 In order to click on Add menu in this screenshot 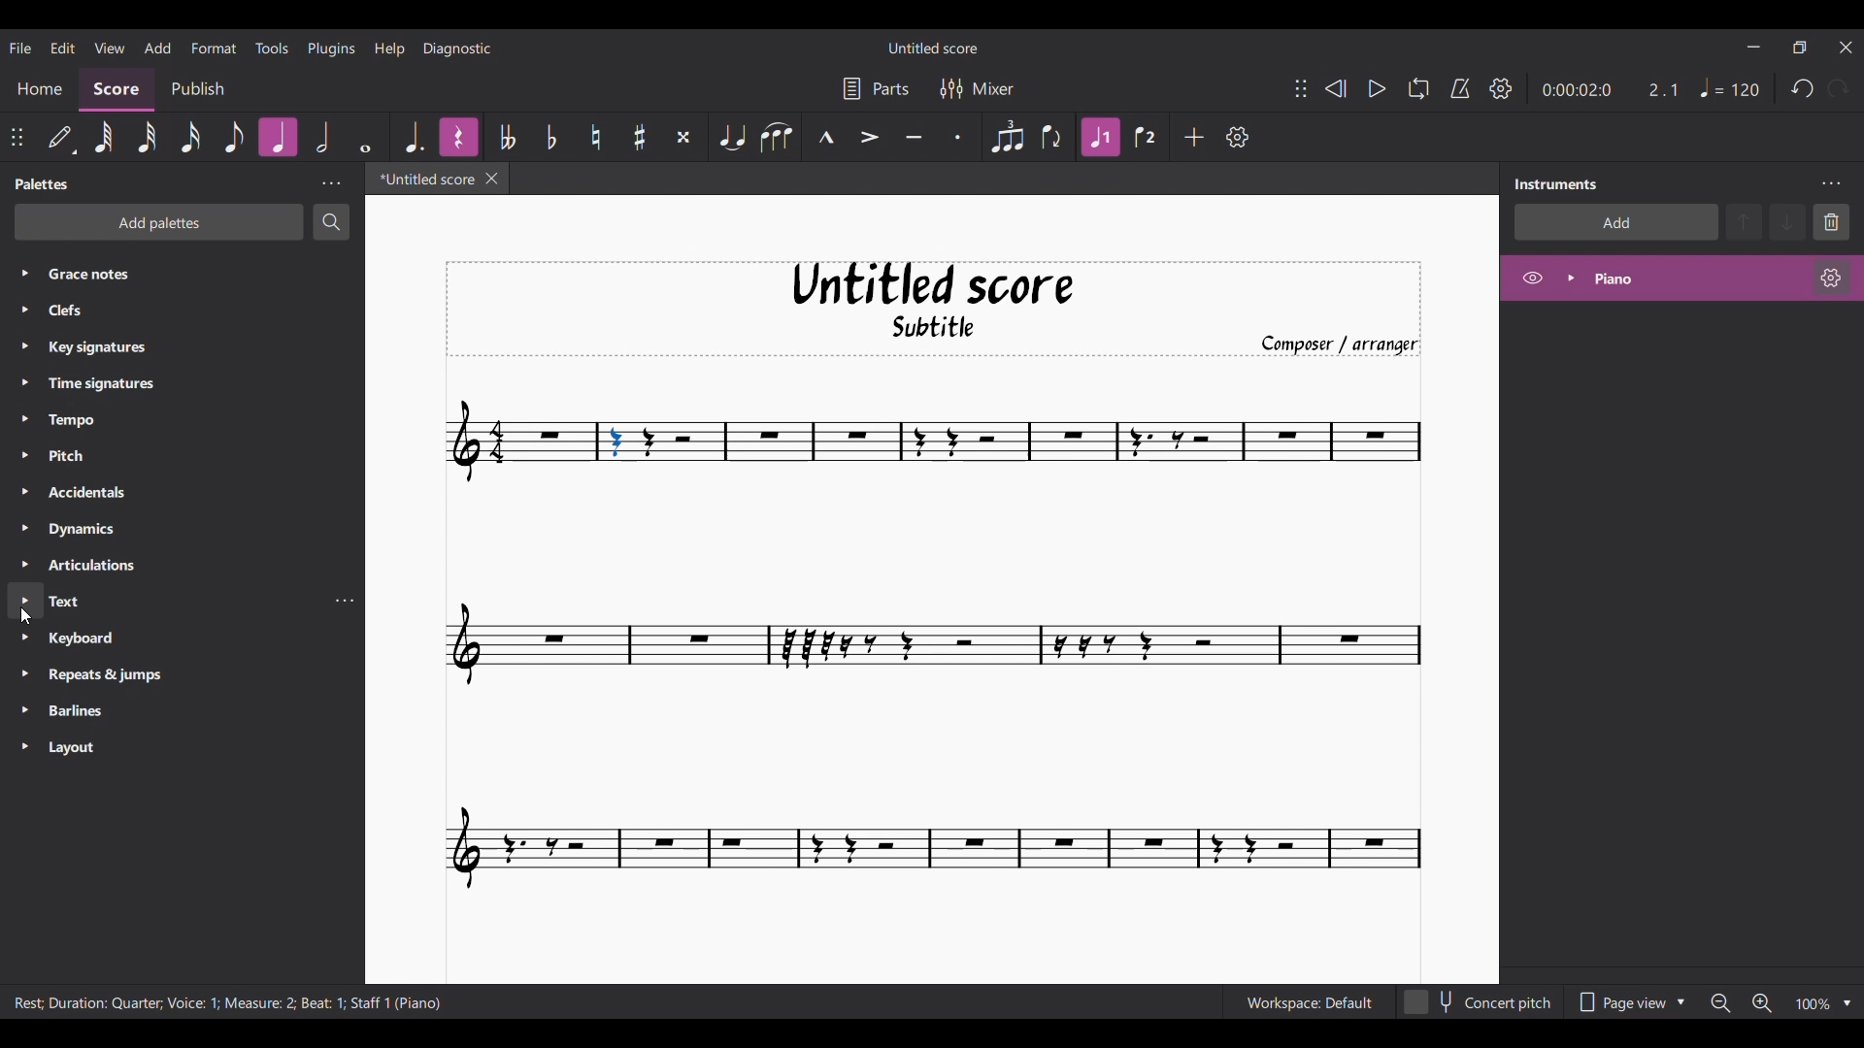, I will do `click(159, 48)`.